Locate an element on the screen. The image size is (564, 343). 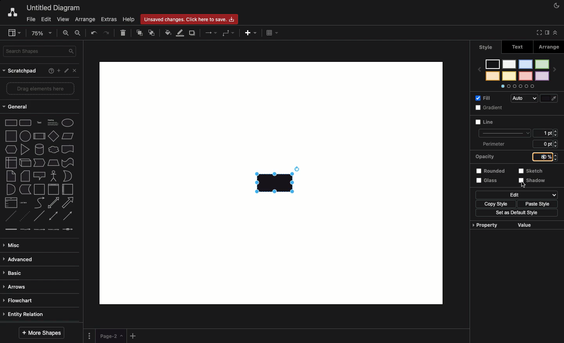
hexagon is located at coordinates (10, 149).